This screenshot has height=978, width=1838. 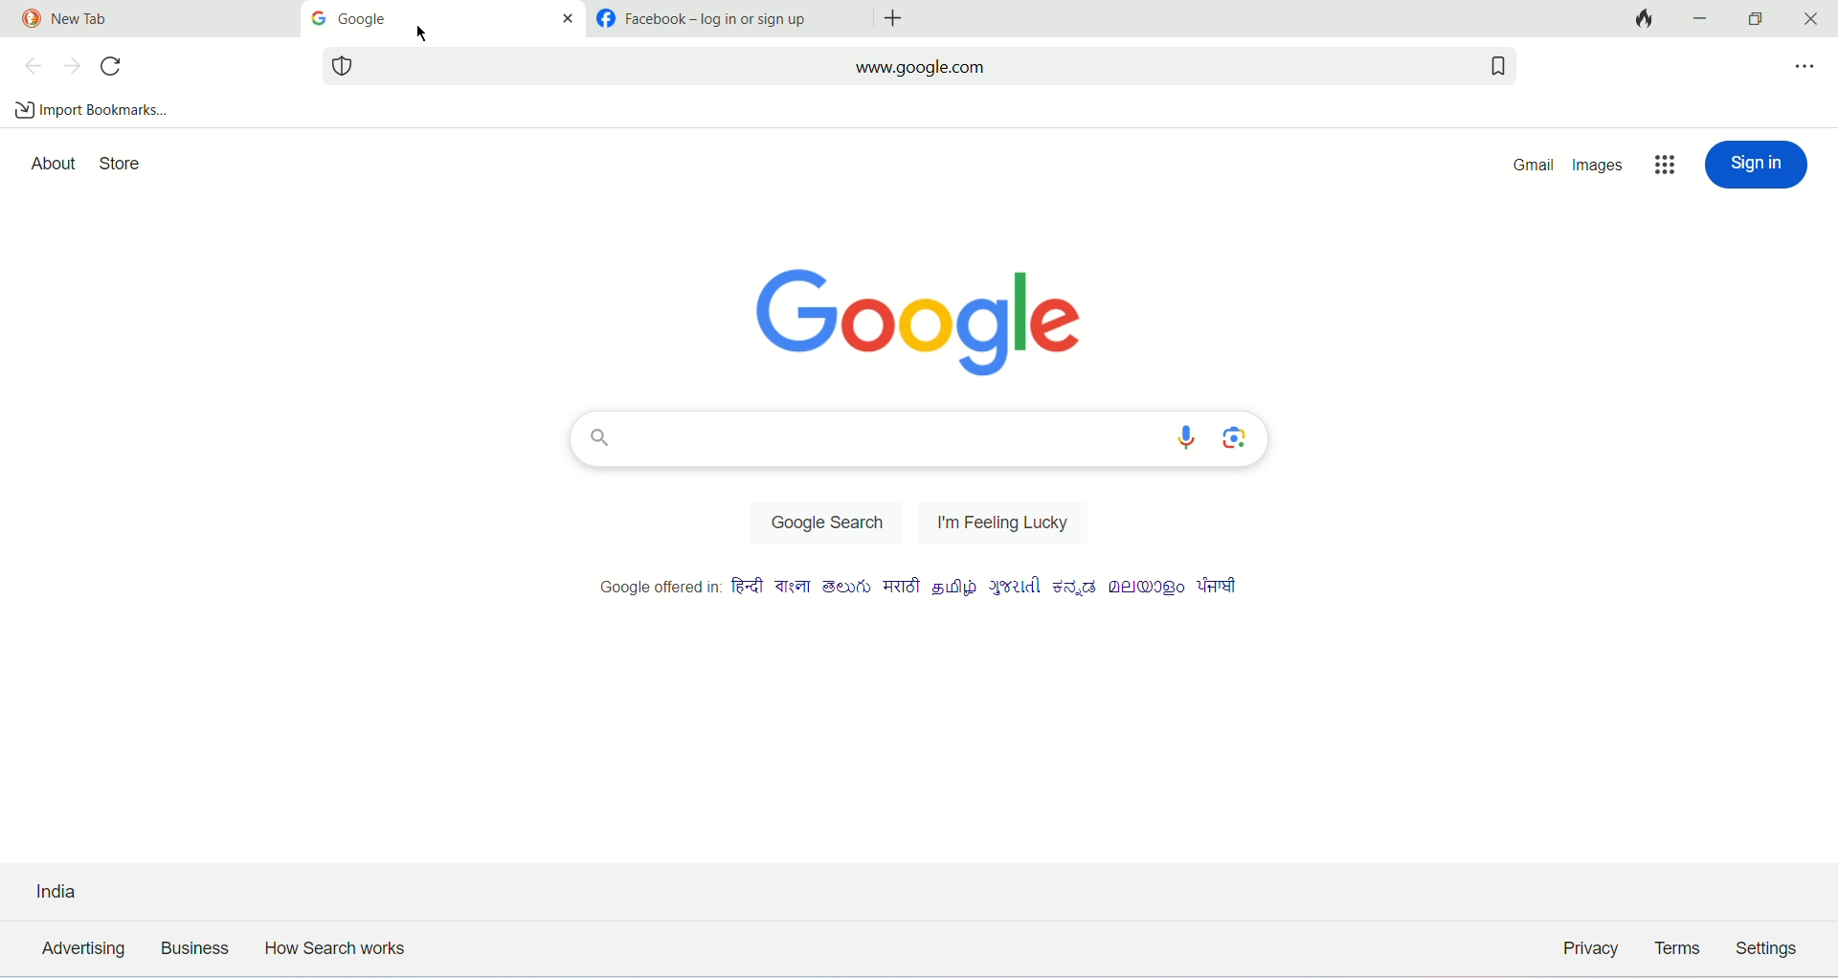 I want to click on search, so click(x=917, y=438).